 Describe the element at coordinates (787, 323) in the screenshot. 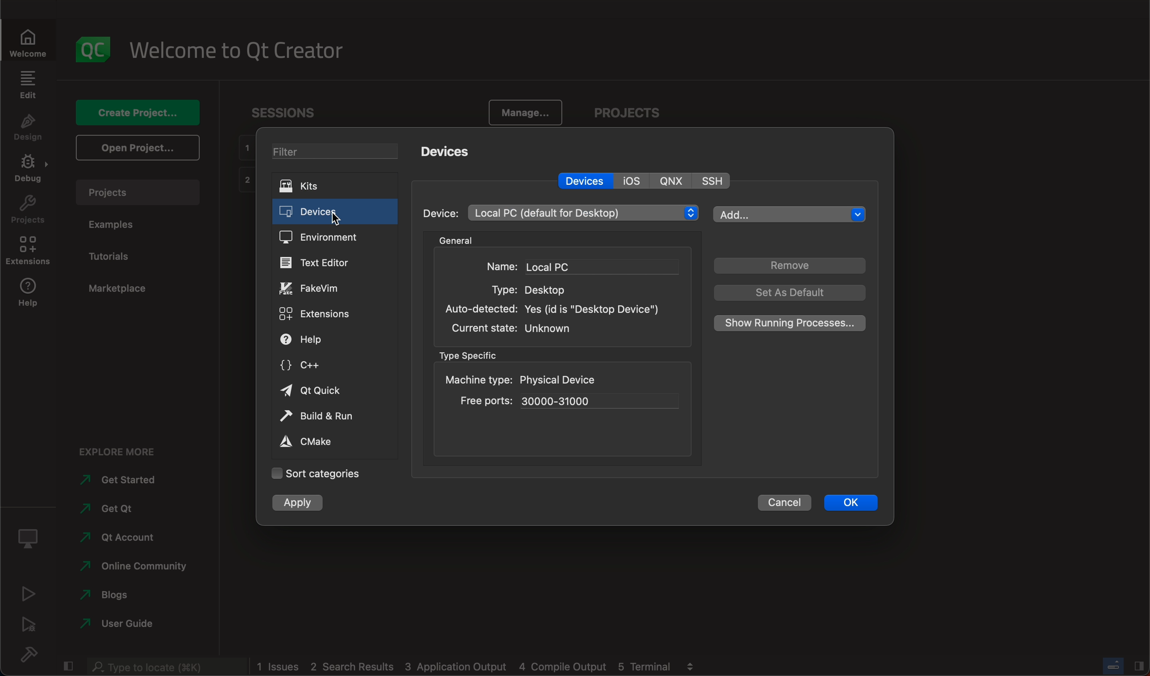

I see `show running processes...` at that location.